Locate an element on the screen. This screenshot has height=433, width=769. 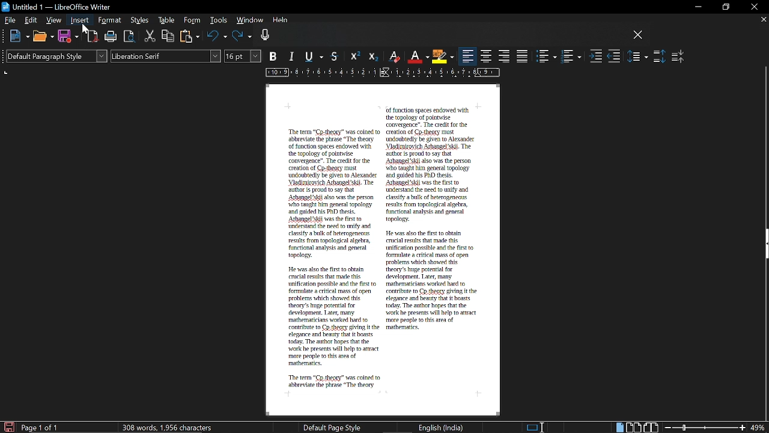
Insert is located at coordinates (81, 20).